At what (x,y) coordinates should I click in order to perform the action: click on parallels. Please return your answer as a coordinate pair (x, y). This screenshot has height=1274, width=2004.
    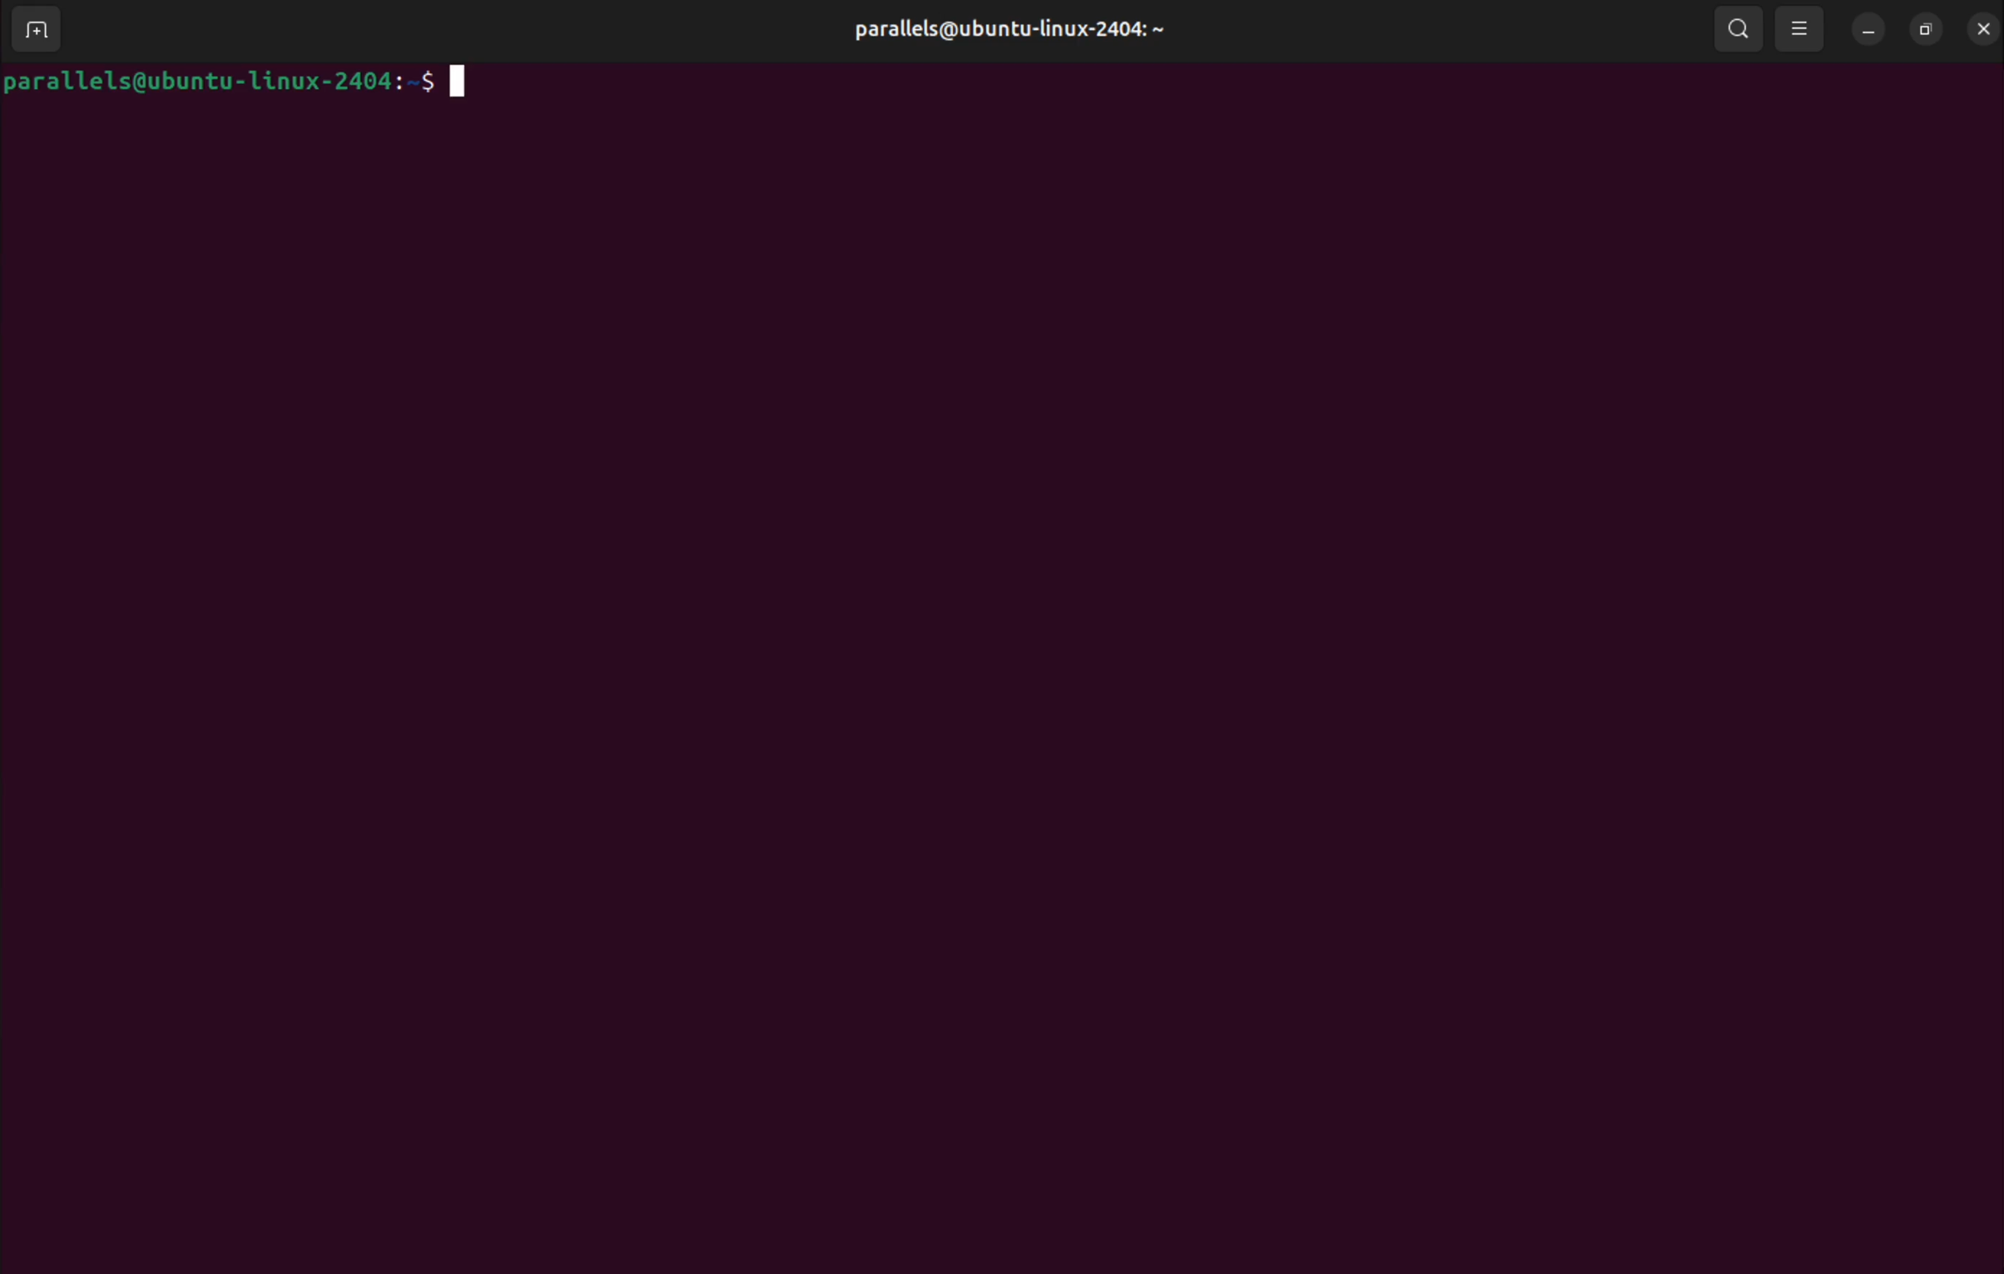
    Looking at the image, I should click on (1006, 32).